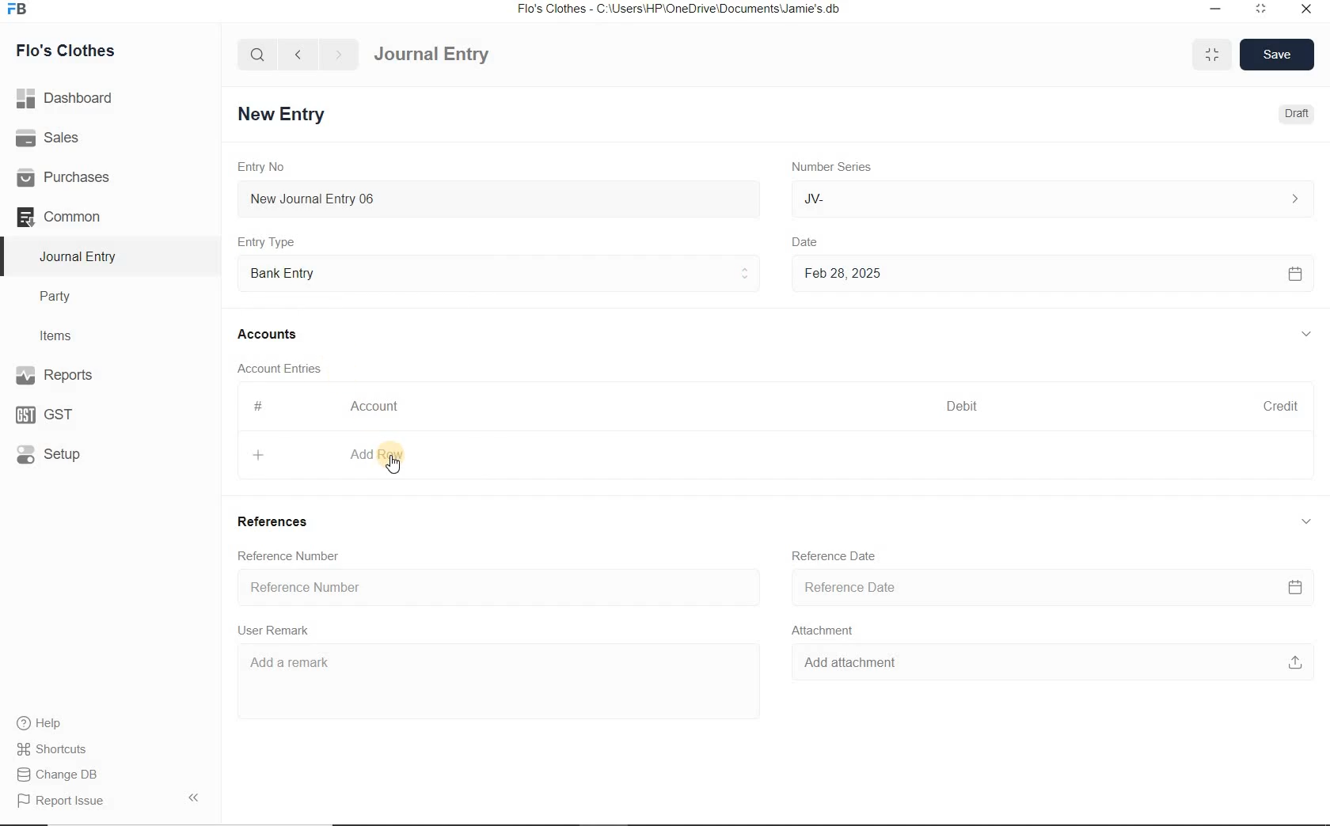 This screenshot has height=826, width=1330. What do you see at coordinates (52, 746) in the screenshot?
I see `Shortcuts` at bounding box center [52, 746].